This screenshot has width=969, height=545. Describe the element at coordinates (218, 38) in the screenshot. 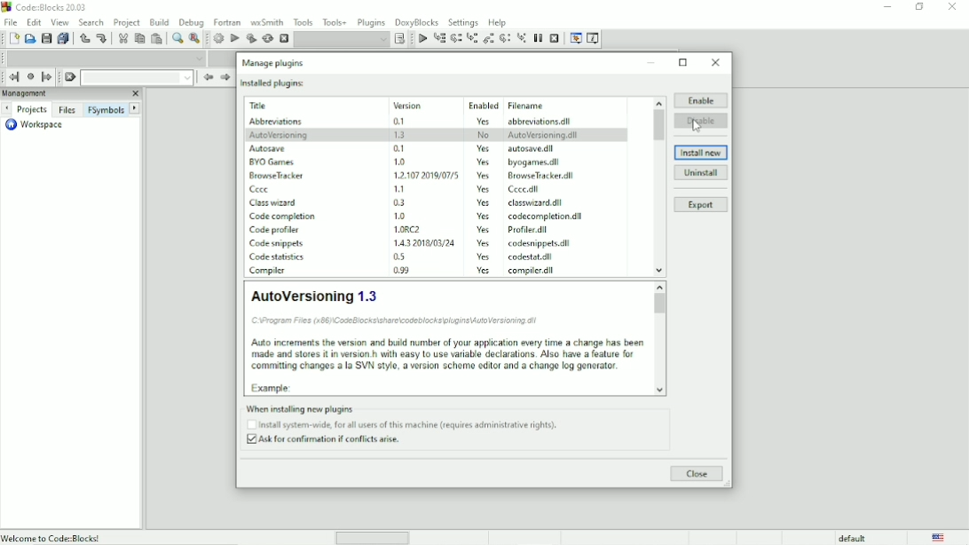

I see `Build` at that location.